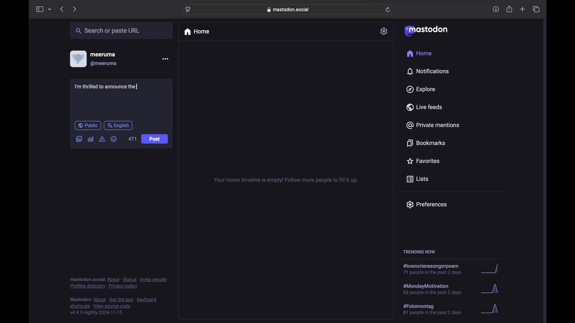 The image size is (575, 323). What do you see at coordinates (50, 9) in the screenshot?
I see `tab group picker` at bounding box center [50, 9].